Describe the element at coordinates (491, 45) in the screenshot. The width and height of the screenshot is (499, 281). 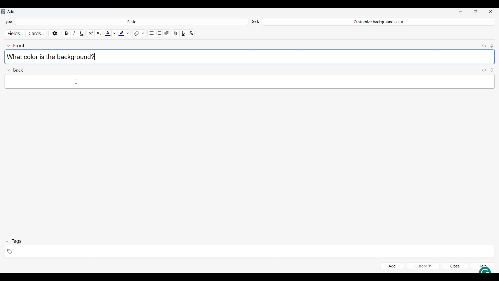
I see `Toggle sticky ` at that location.